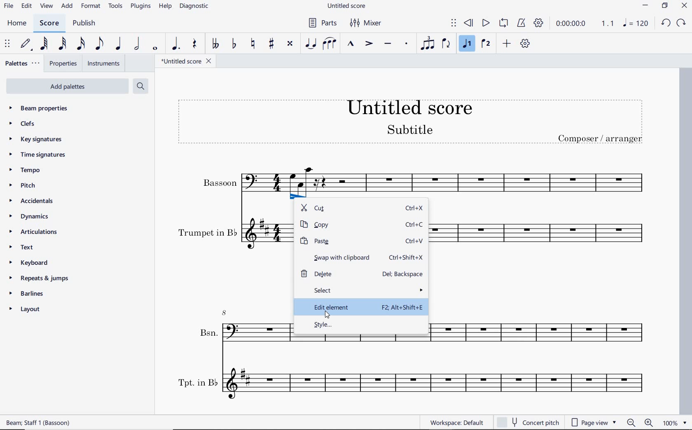  I want to click on Trumpet in B, so click(540, 240).